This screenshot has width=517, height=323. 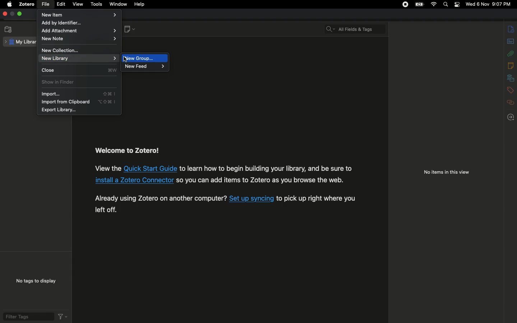 I want to click on Recording, so click(x=405, y=5).